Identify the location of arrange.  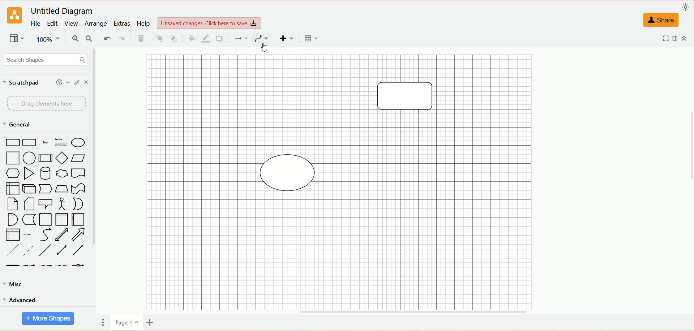
(97, 23).